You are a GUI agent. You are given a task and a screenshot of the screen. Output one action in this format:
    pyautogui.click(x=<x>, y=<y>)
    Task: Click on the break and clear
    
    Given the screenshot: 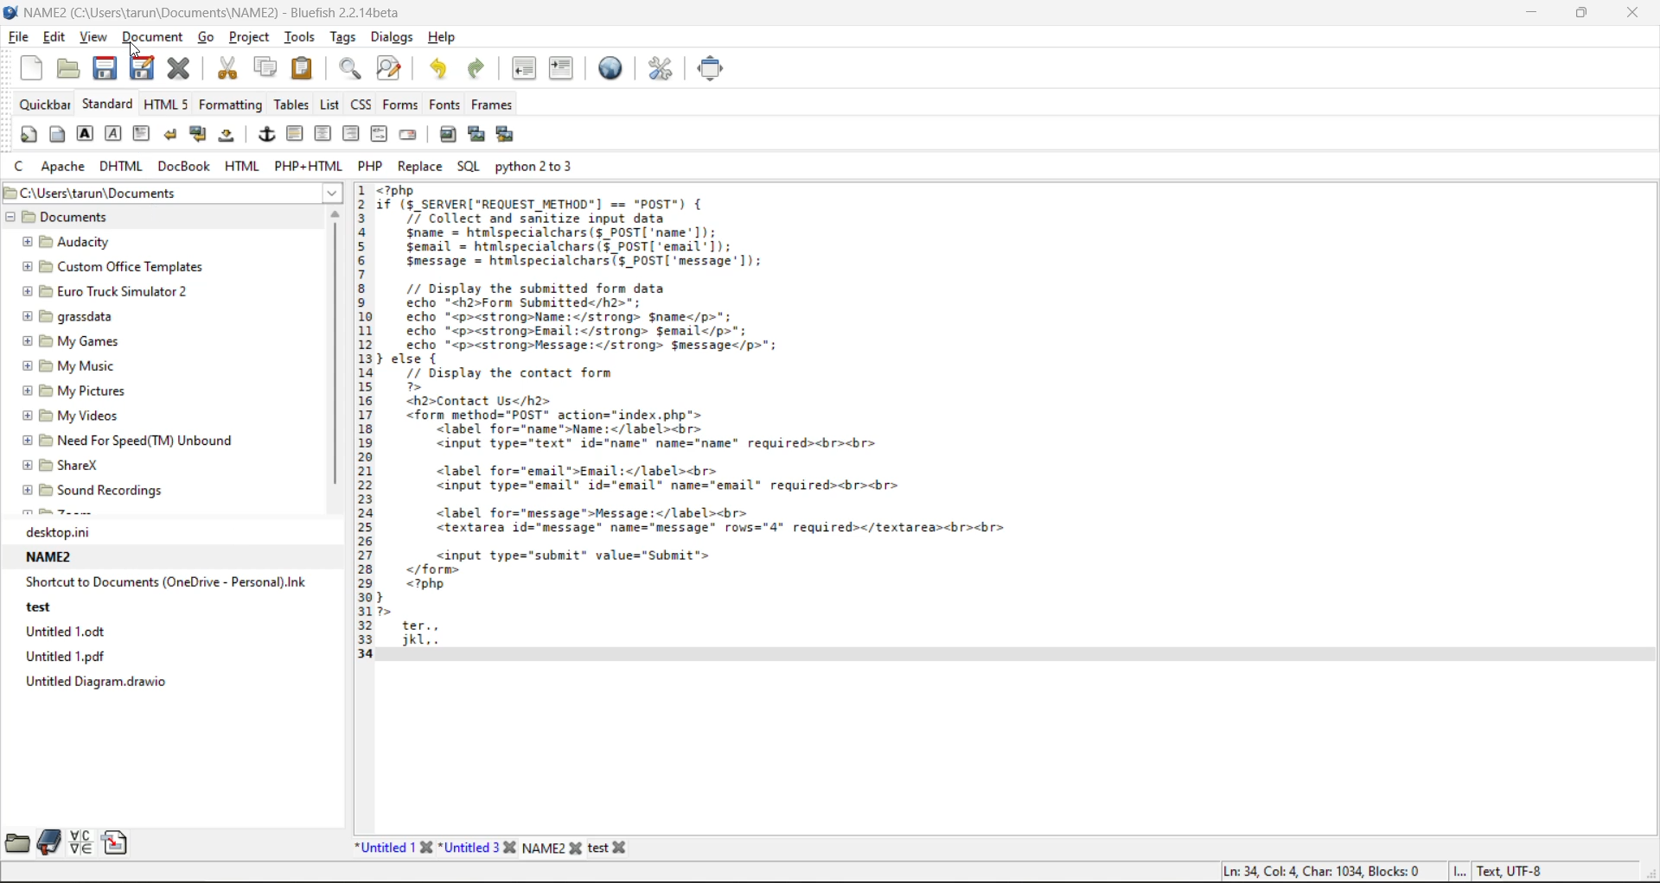 What is the action you would take?
    pyautogui.click(x=201, y=137)
    